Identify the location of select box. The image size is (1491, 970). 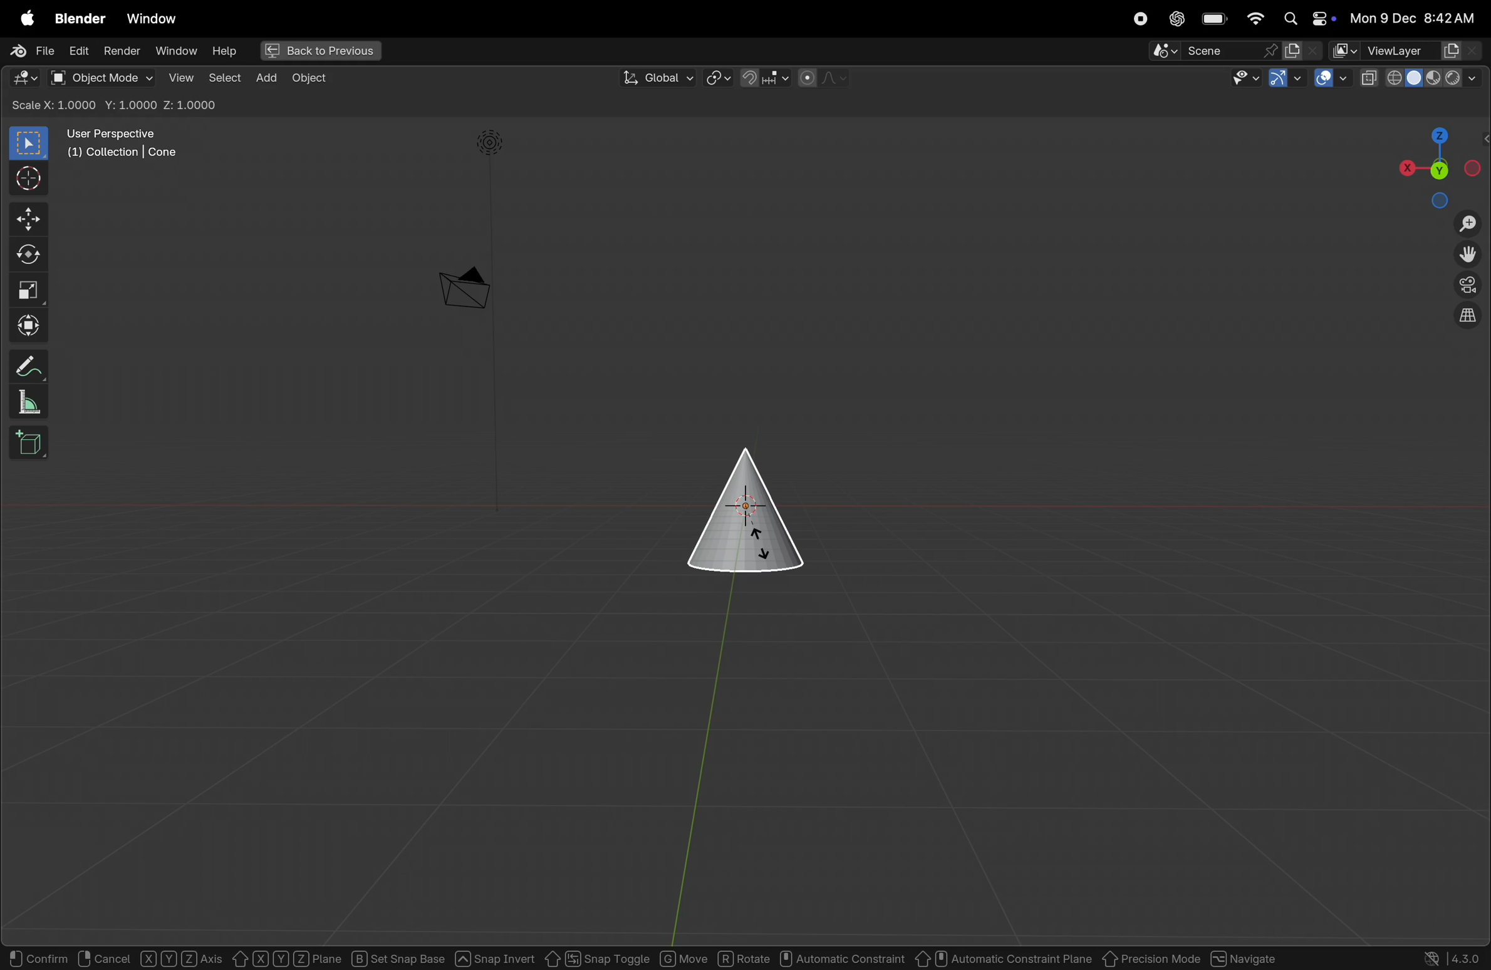
(30, 143).